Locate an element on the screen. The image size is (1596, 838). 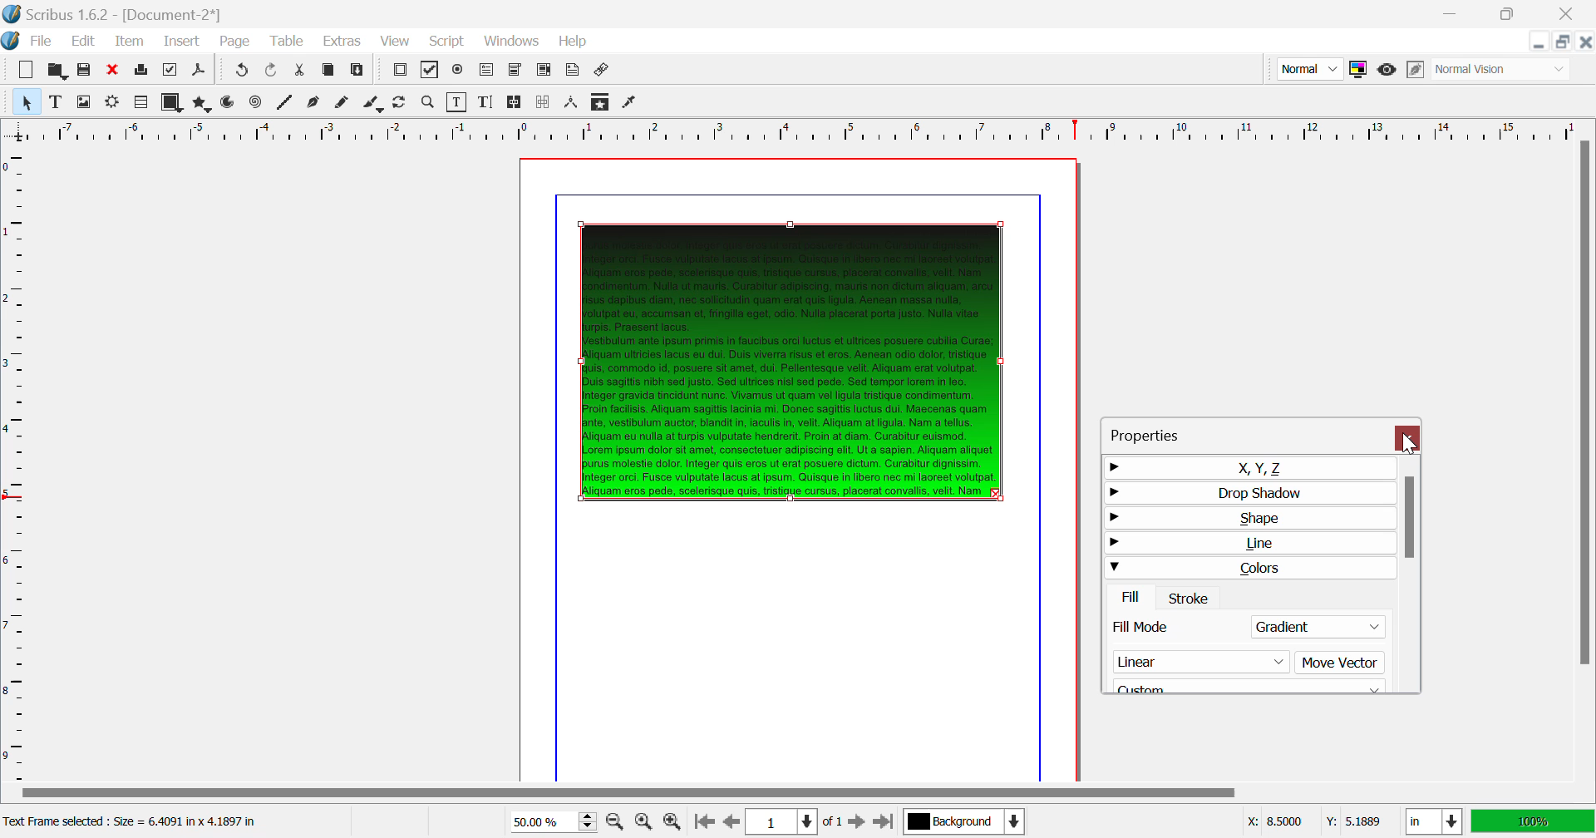
Restore Down is located at coordinates (1455, 14).